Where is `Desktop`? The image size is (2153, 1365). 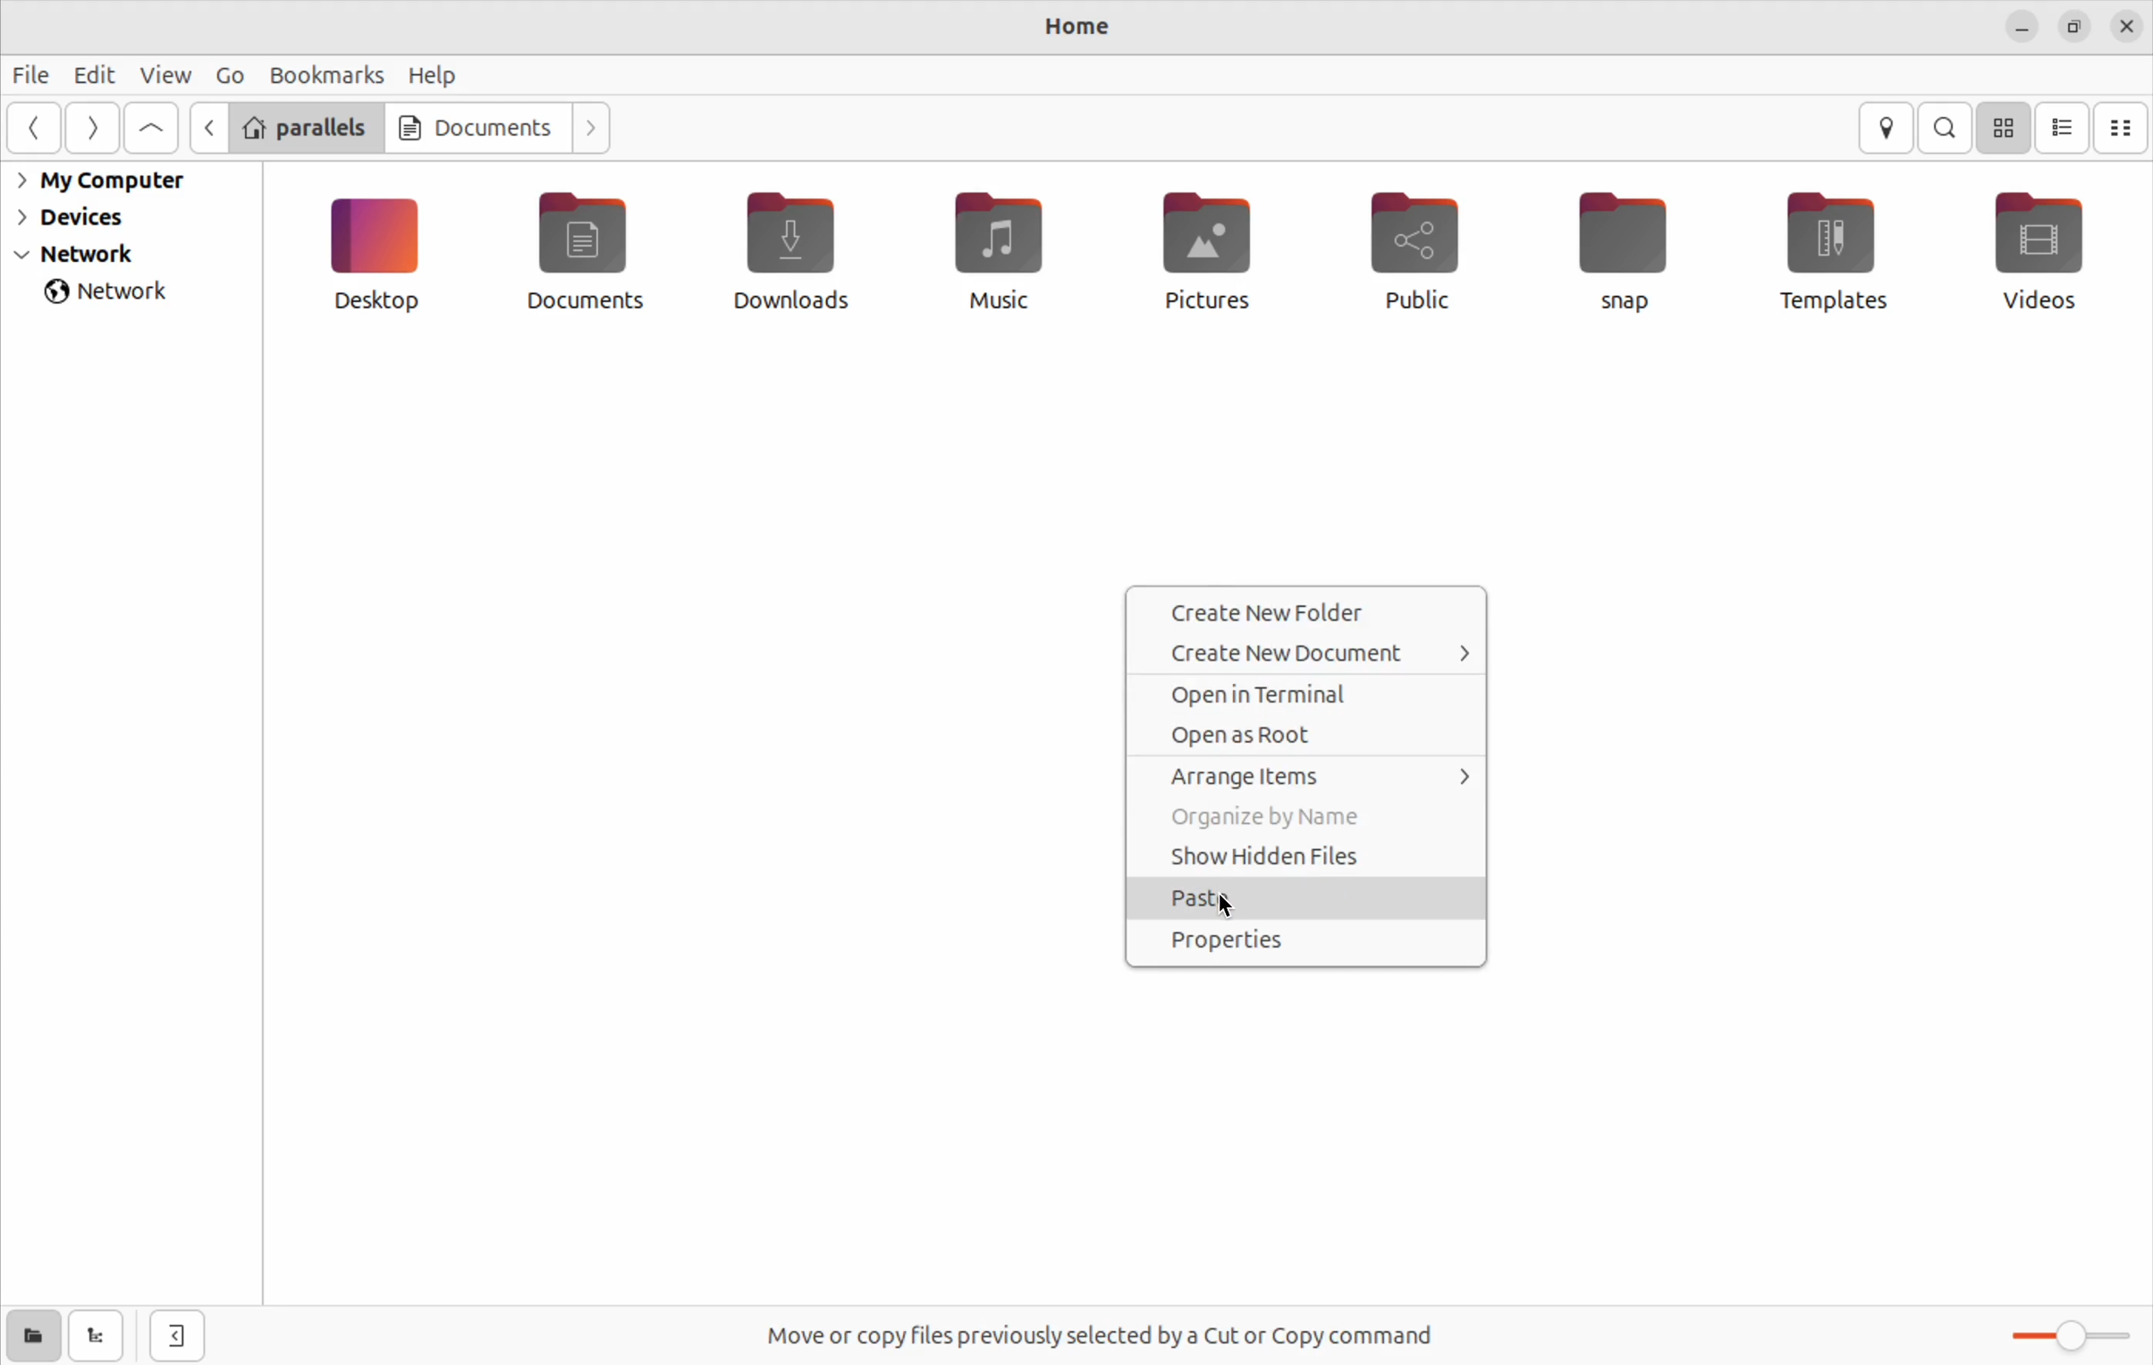 Desktop is located at coordinates (383, 255).